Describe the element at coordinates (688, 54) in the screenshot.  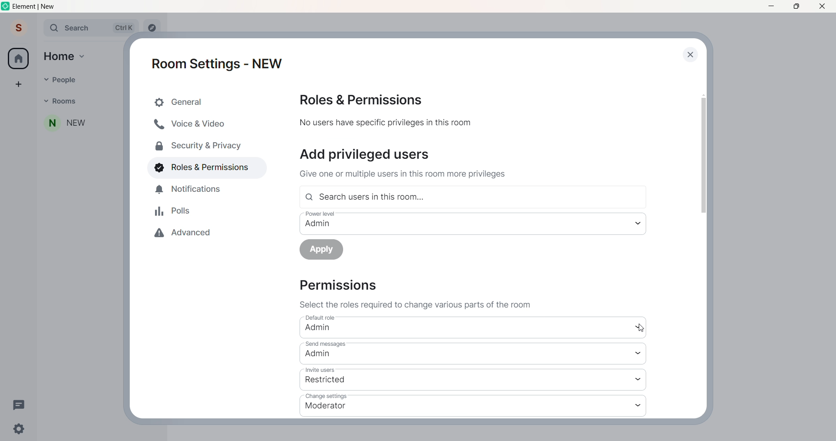
I see `close dialog` at that location.